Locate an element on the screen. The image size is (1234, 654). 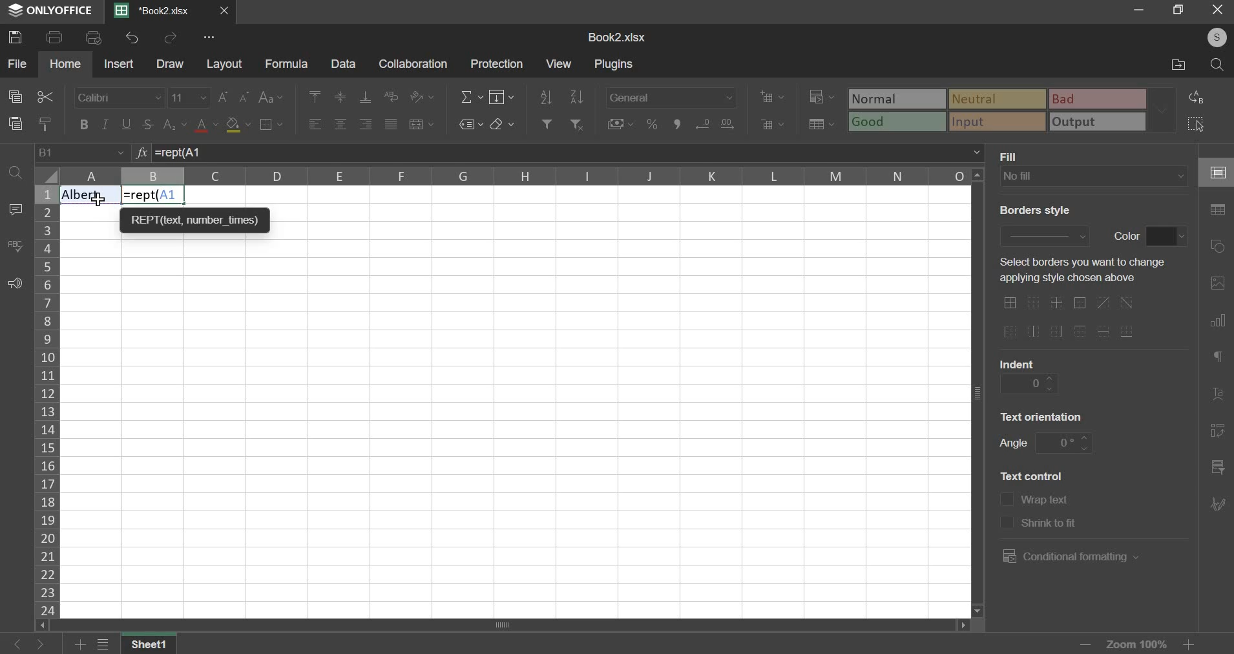
data is located at coordinates (346, 64).